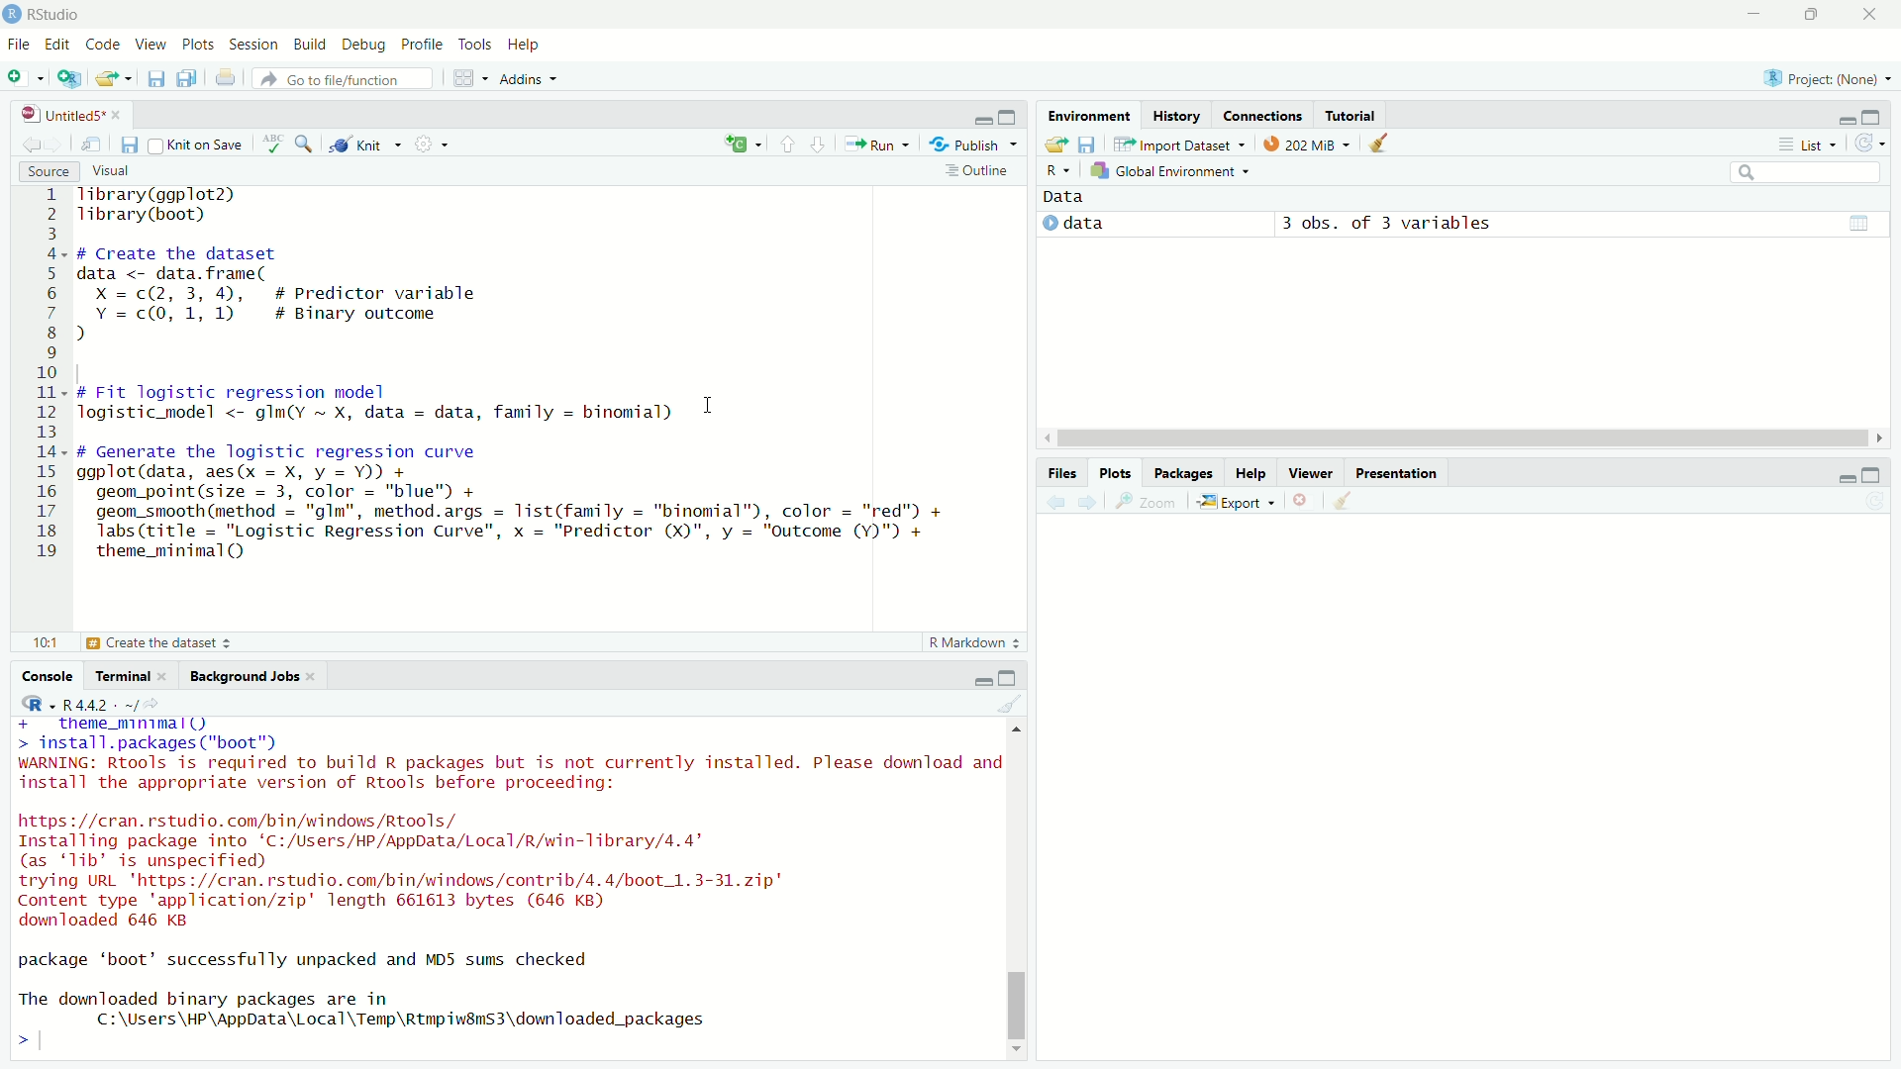 The width and height of the screenshot is (1901, 1069). Describe the element at coordinates (128, 79) in the screenshot. I see `Open recent files` at that location.